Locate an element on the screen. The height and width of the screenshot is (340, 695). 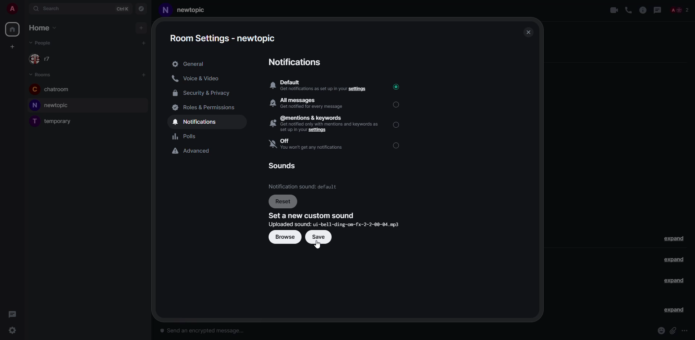
rooms is located at coordinates (42, 75).